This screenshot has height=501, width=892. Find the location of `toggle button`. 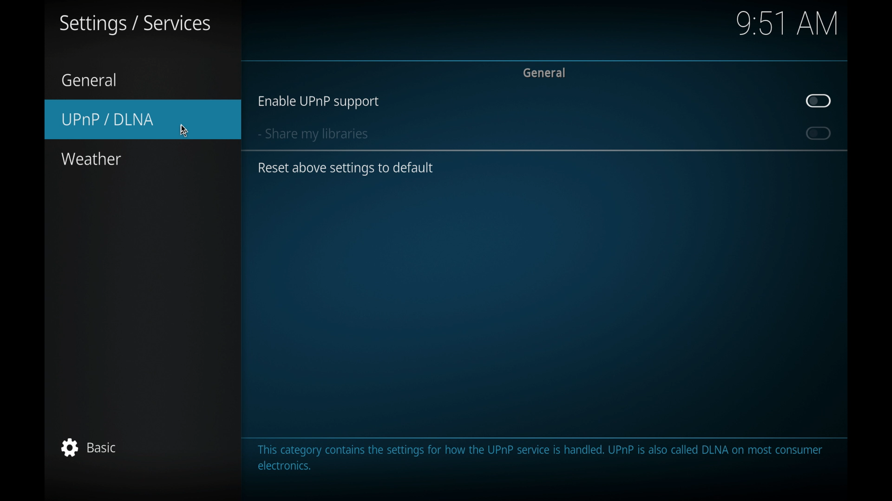

toggle button is located at coordinates (819, 102).